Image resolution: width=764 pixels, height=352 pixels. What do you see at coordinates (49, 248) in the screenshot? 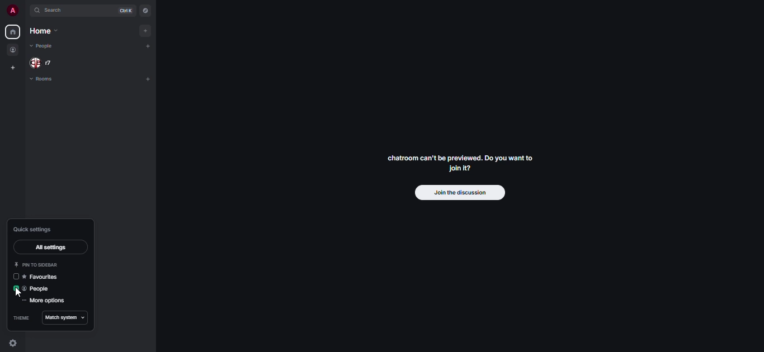
I see `all settings` at bounding box center [49, 248].